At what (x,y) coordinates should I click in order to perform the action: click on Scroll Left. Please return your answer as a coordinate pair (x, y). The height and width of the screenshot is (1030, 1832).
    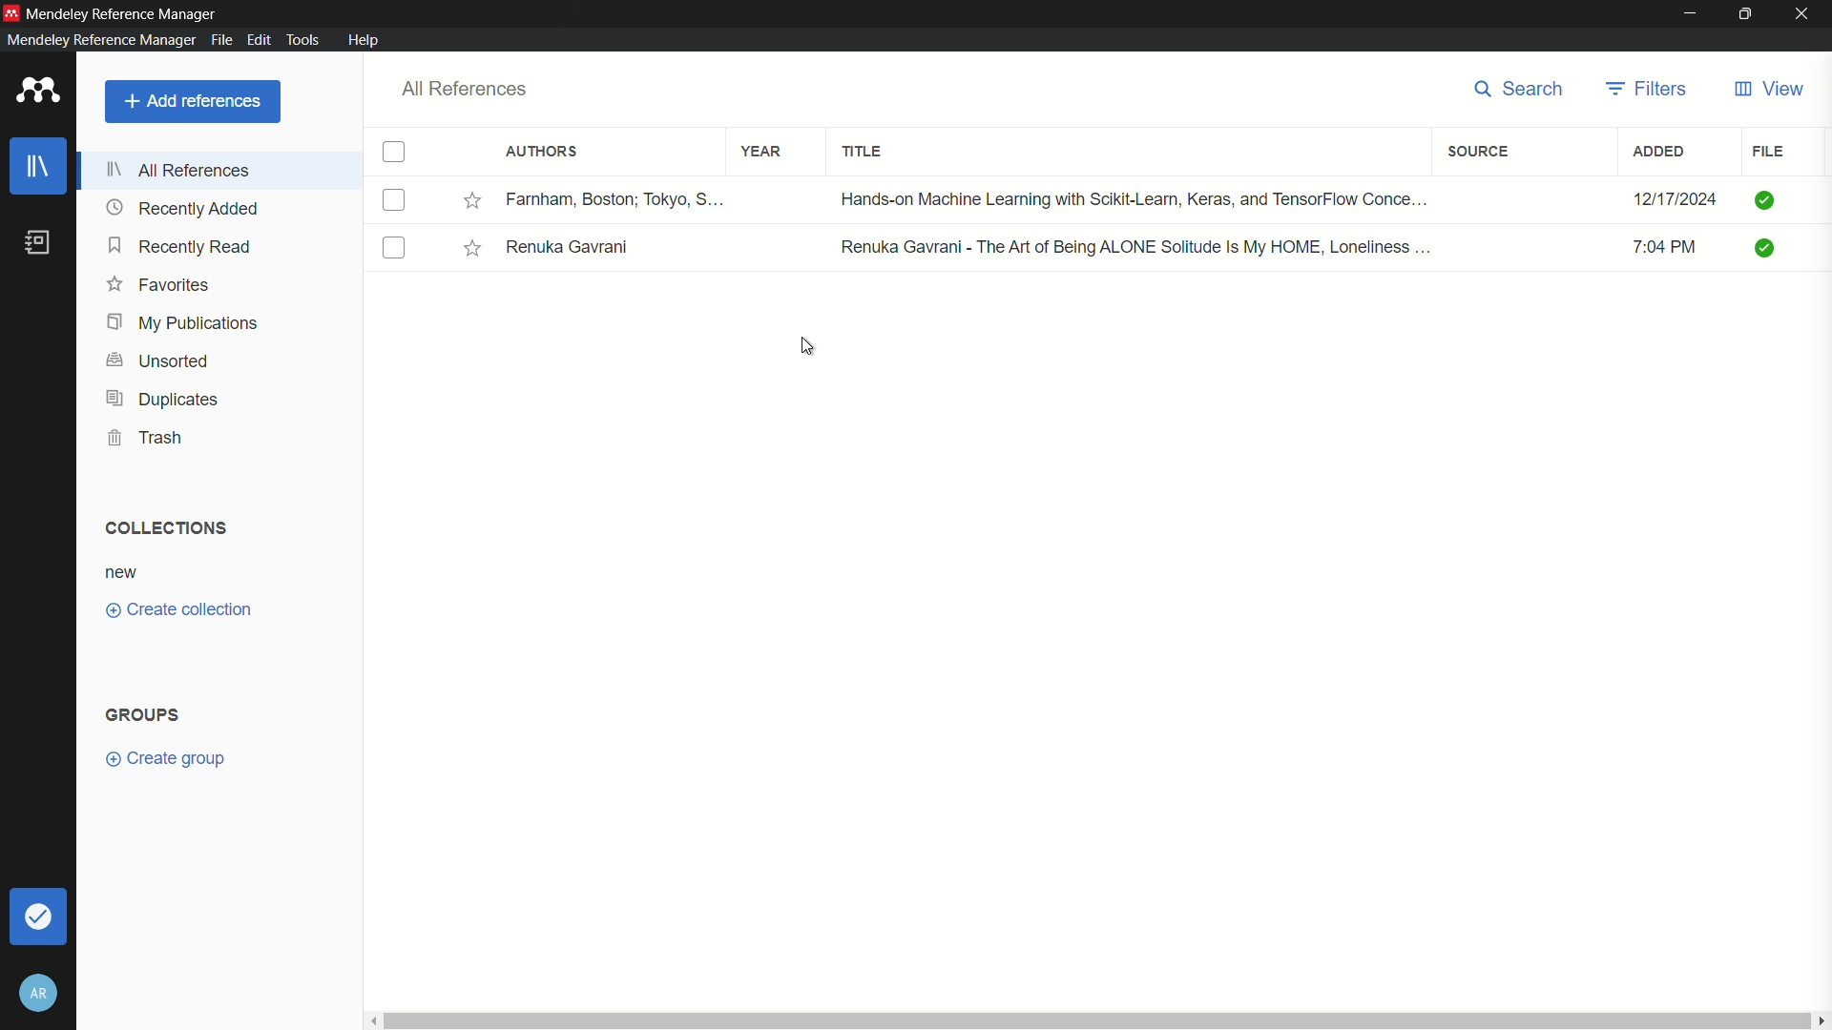
    Looking at the image, I should click on (374, 1022).